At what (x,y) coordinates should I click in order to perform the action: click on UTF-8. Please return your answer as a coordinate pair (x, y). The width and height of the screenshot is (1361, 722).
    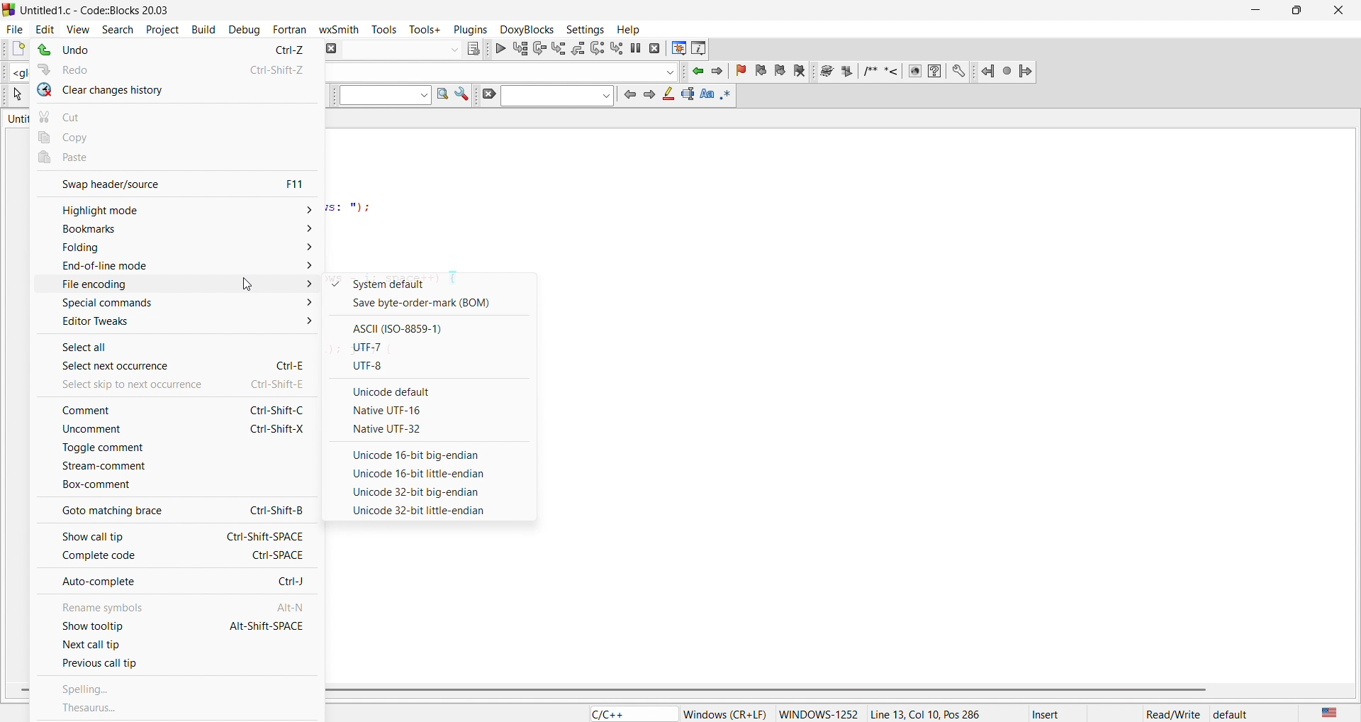
    Looking at the image, I should click on (428, 367).